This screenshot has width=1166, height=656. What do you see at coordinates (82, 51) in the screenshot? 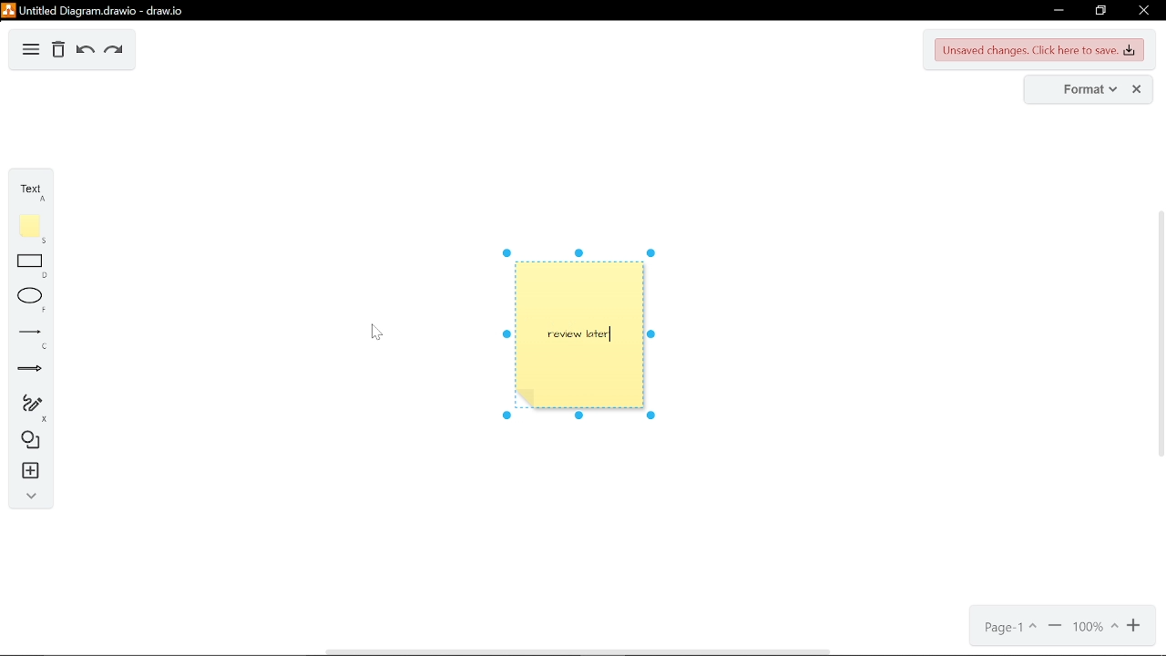
I see `undo` at bounding box center [82, 51].